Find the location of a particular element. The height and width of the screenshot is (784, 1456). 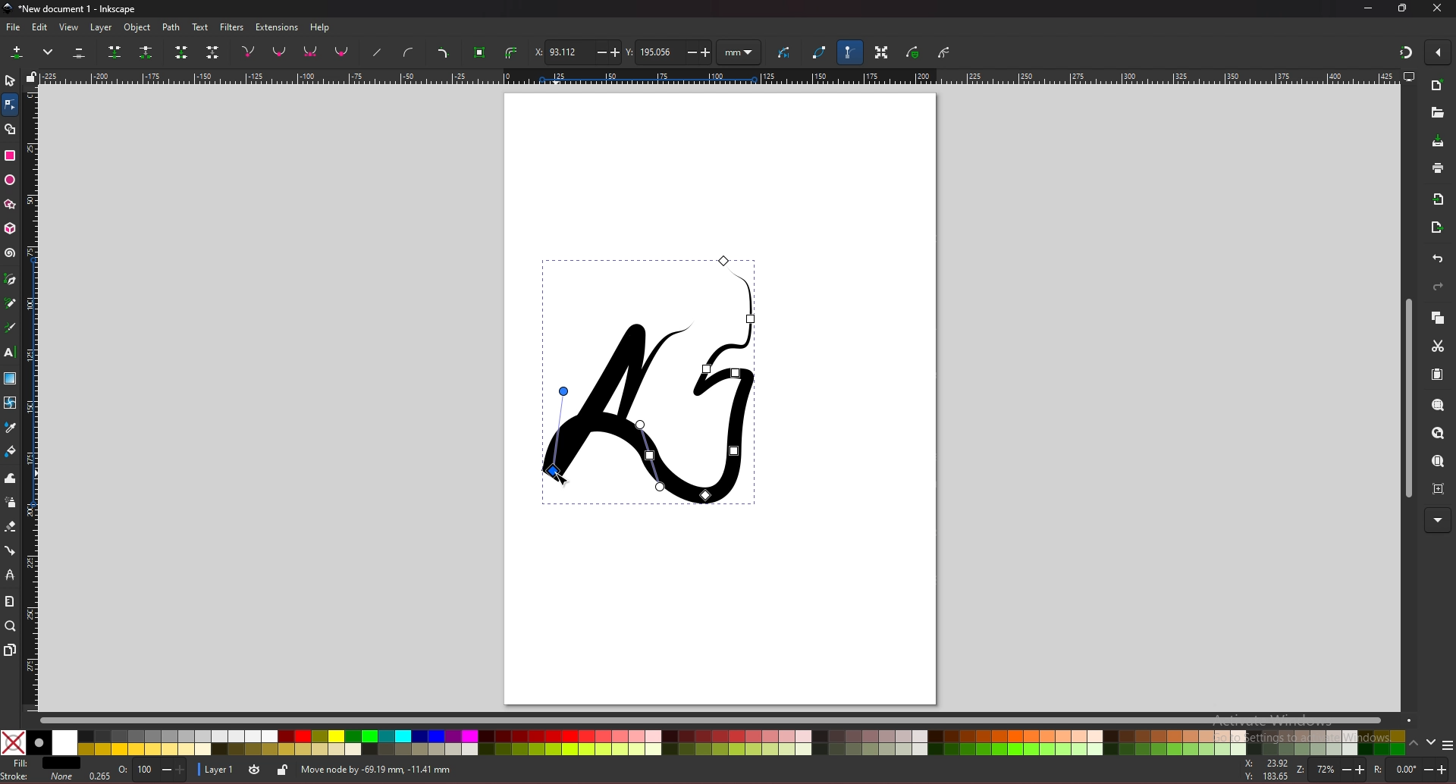

auto smooth nodes is located at coordinates (341, 52).